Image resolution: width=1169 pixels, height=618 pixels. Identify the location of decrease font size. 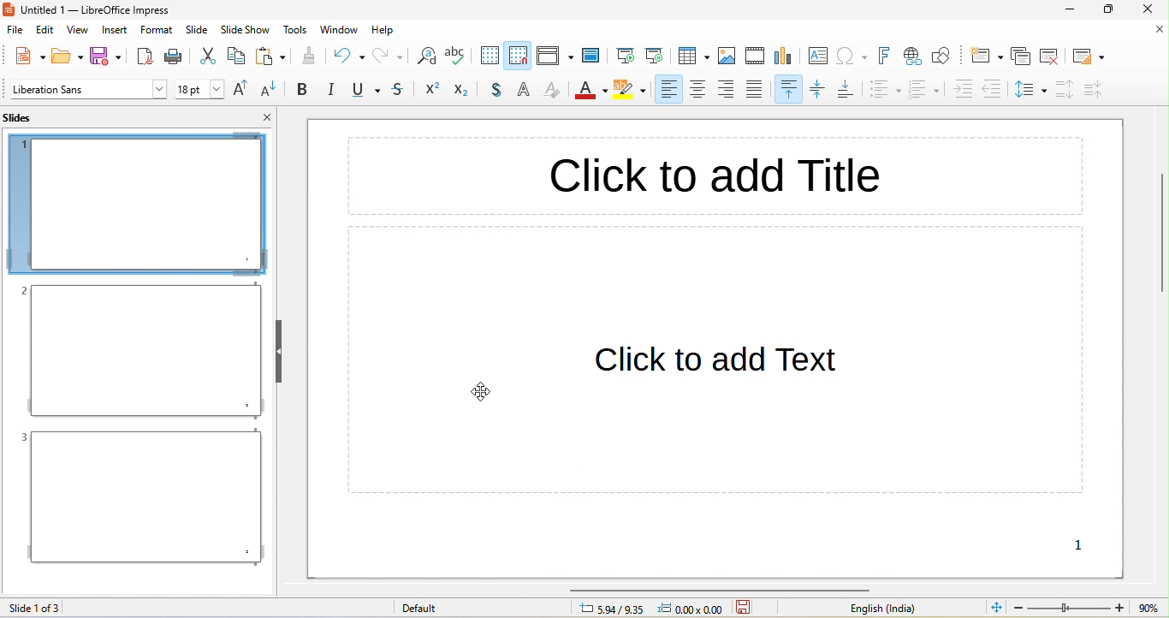
(271, 90).